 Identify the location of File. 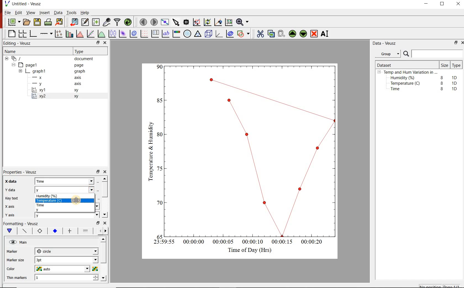
(6, 12).